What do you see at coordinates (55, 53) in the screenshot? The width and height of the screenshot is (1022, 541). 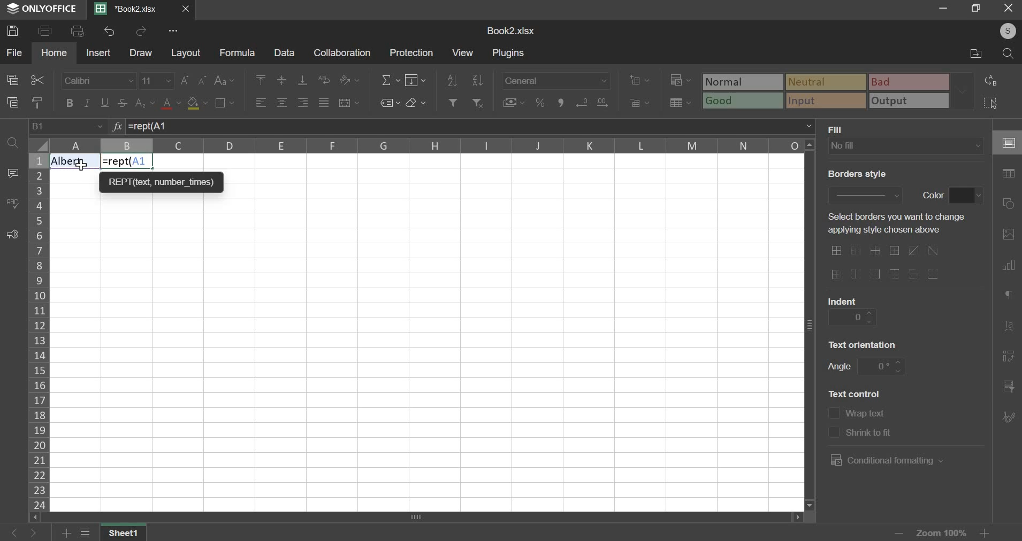 I see `home` at bounding box center [55, 53].